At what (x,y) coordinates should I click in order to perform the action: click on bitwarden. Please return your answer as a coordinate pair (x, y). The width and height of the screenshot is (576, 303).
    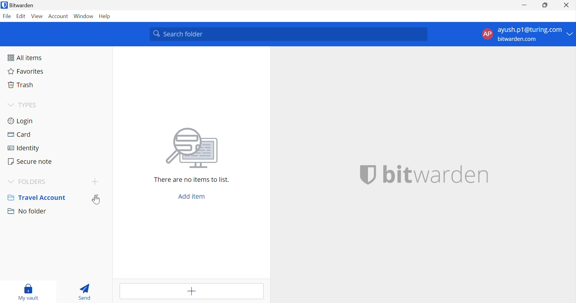
    Looking at the image, I should click on (435, 174).